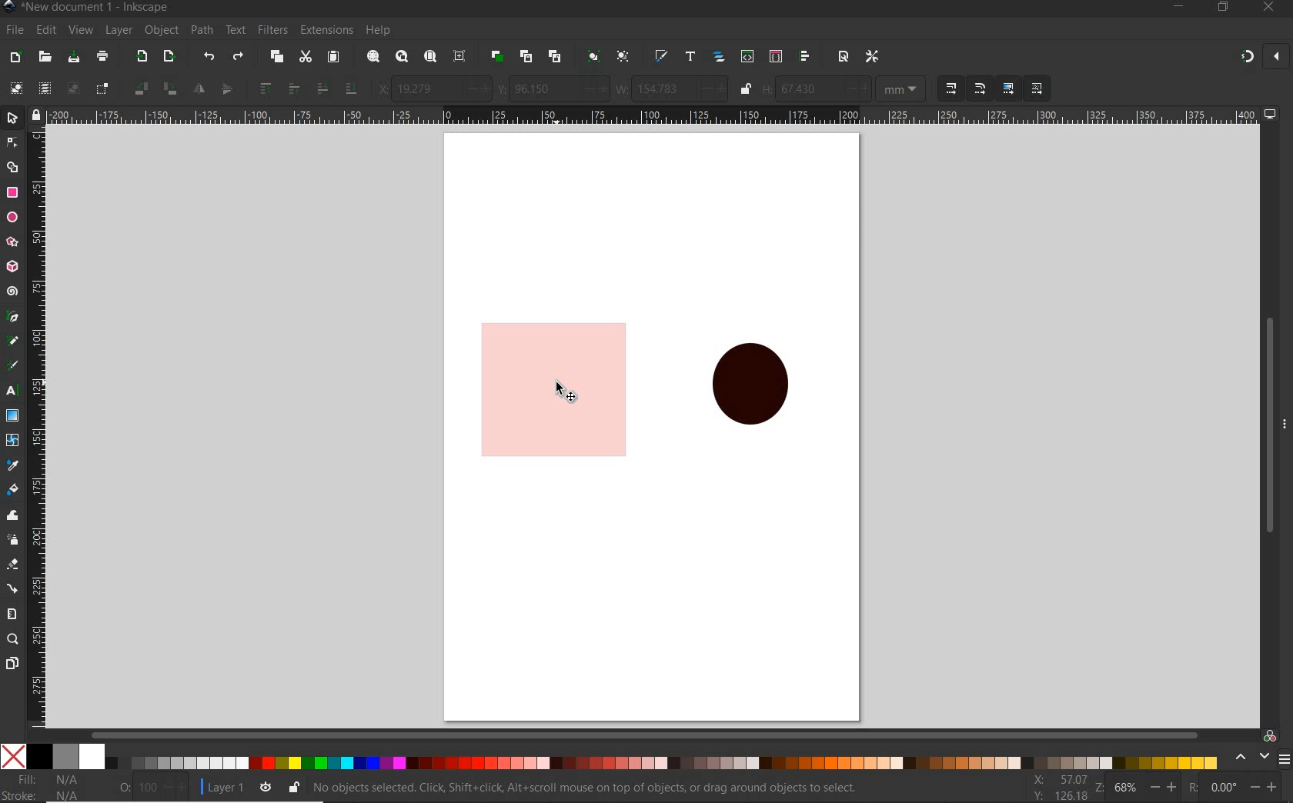 The width and height of the screenshot is (1293, 803). Describe the element at coordinates (38, 426) in the screenshot. I see `ruler` at that location.